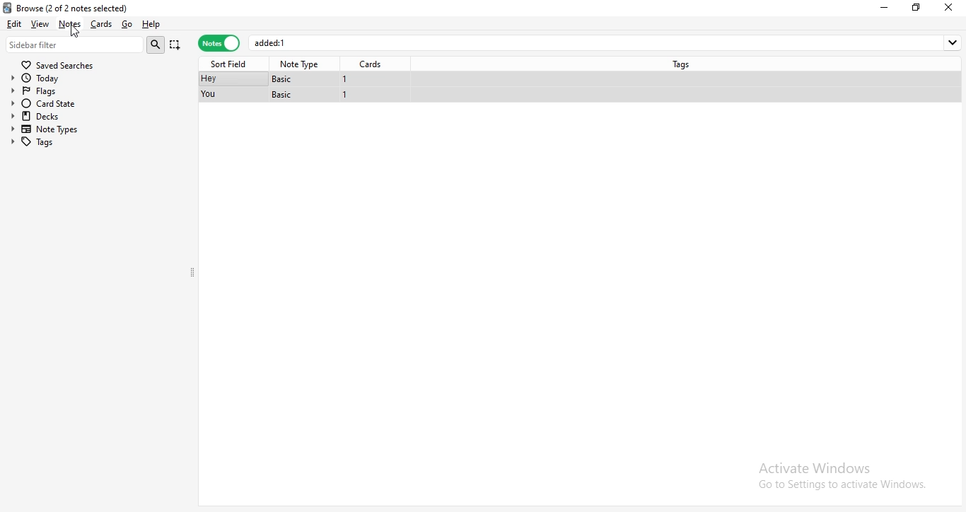  Describe the element at coordinates (69, 24) in the screenshot. I see `notes` at that location.